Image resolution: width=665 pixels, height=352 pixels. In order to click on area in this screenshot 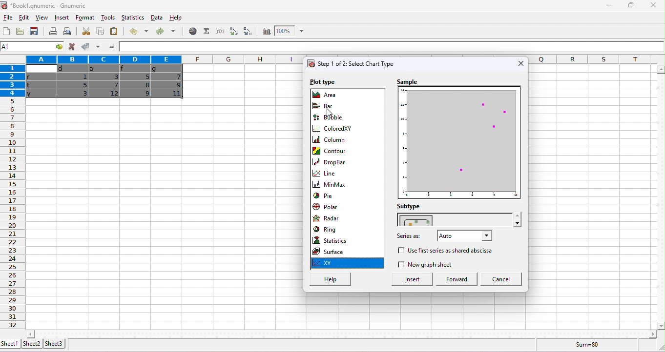, I will do `click(328, 95)`.